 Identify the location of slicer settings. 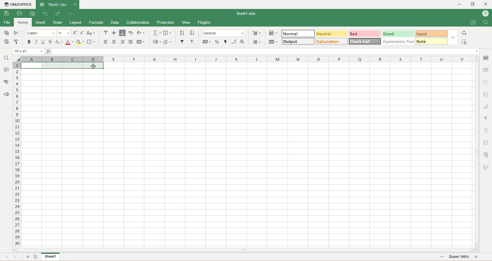
(487, 155).